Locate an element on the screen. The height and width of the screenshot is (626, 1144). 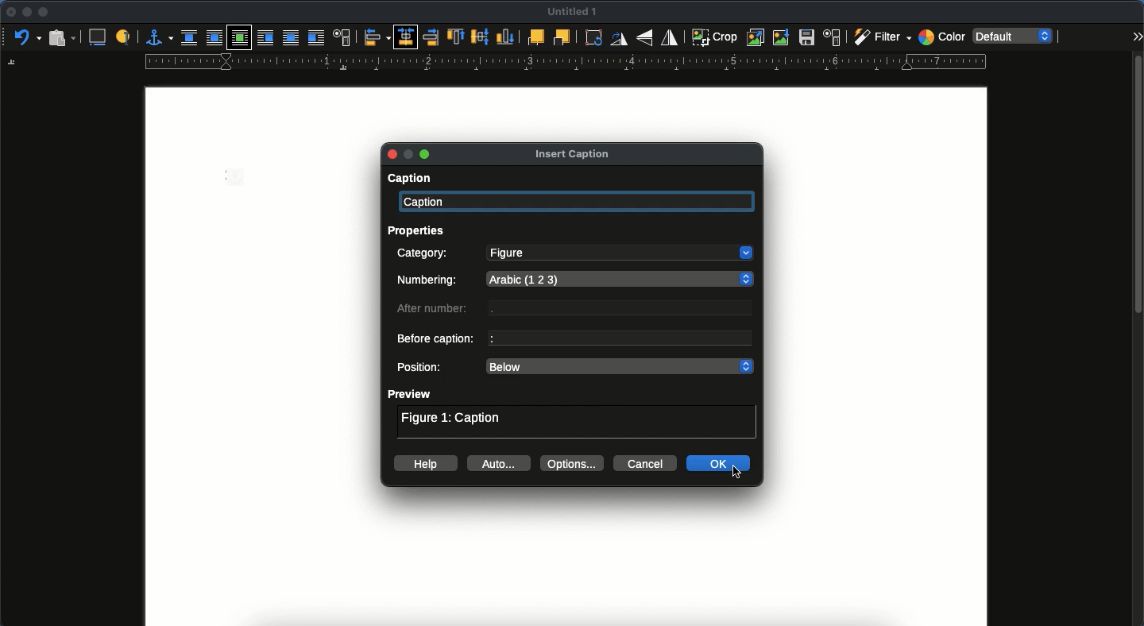
cancel is located at coordinates (646, 464).